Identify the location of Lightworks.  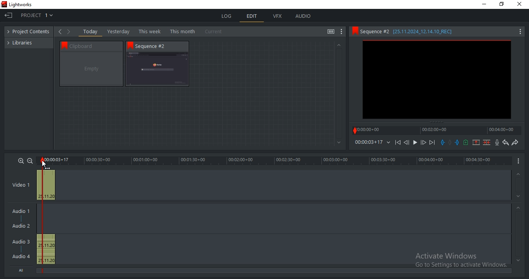
(29, 68).